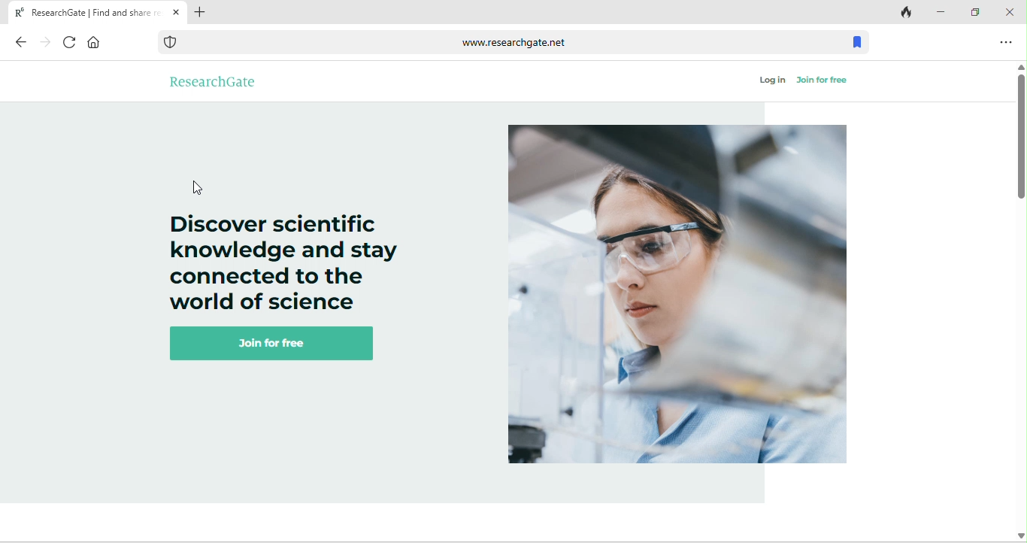 Image resolution: width=1027 pixels, height=543 pixels. What do you see at coordinates (206, 13) in the screenshot?
I see `add tab` at bounding box center [206, 13].